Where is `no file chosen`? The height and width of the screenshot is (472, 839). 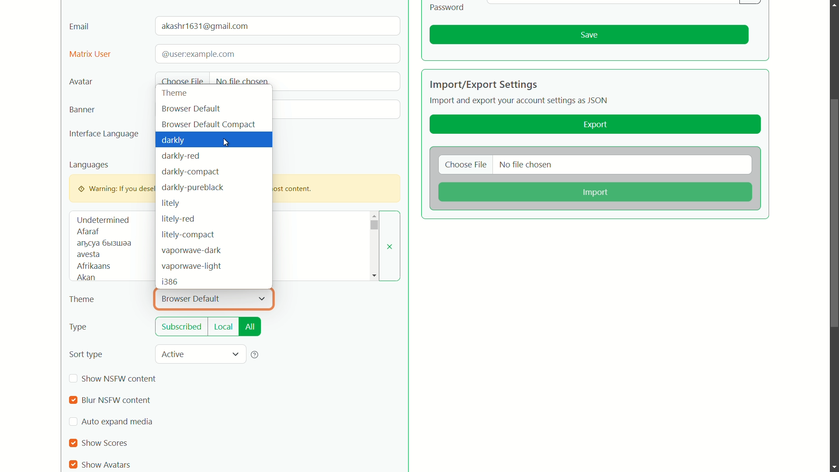 no file chosen is located at coordinates (526, 166).